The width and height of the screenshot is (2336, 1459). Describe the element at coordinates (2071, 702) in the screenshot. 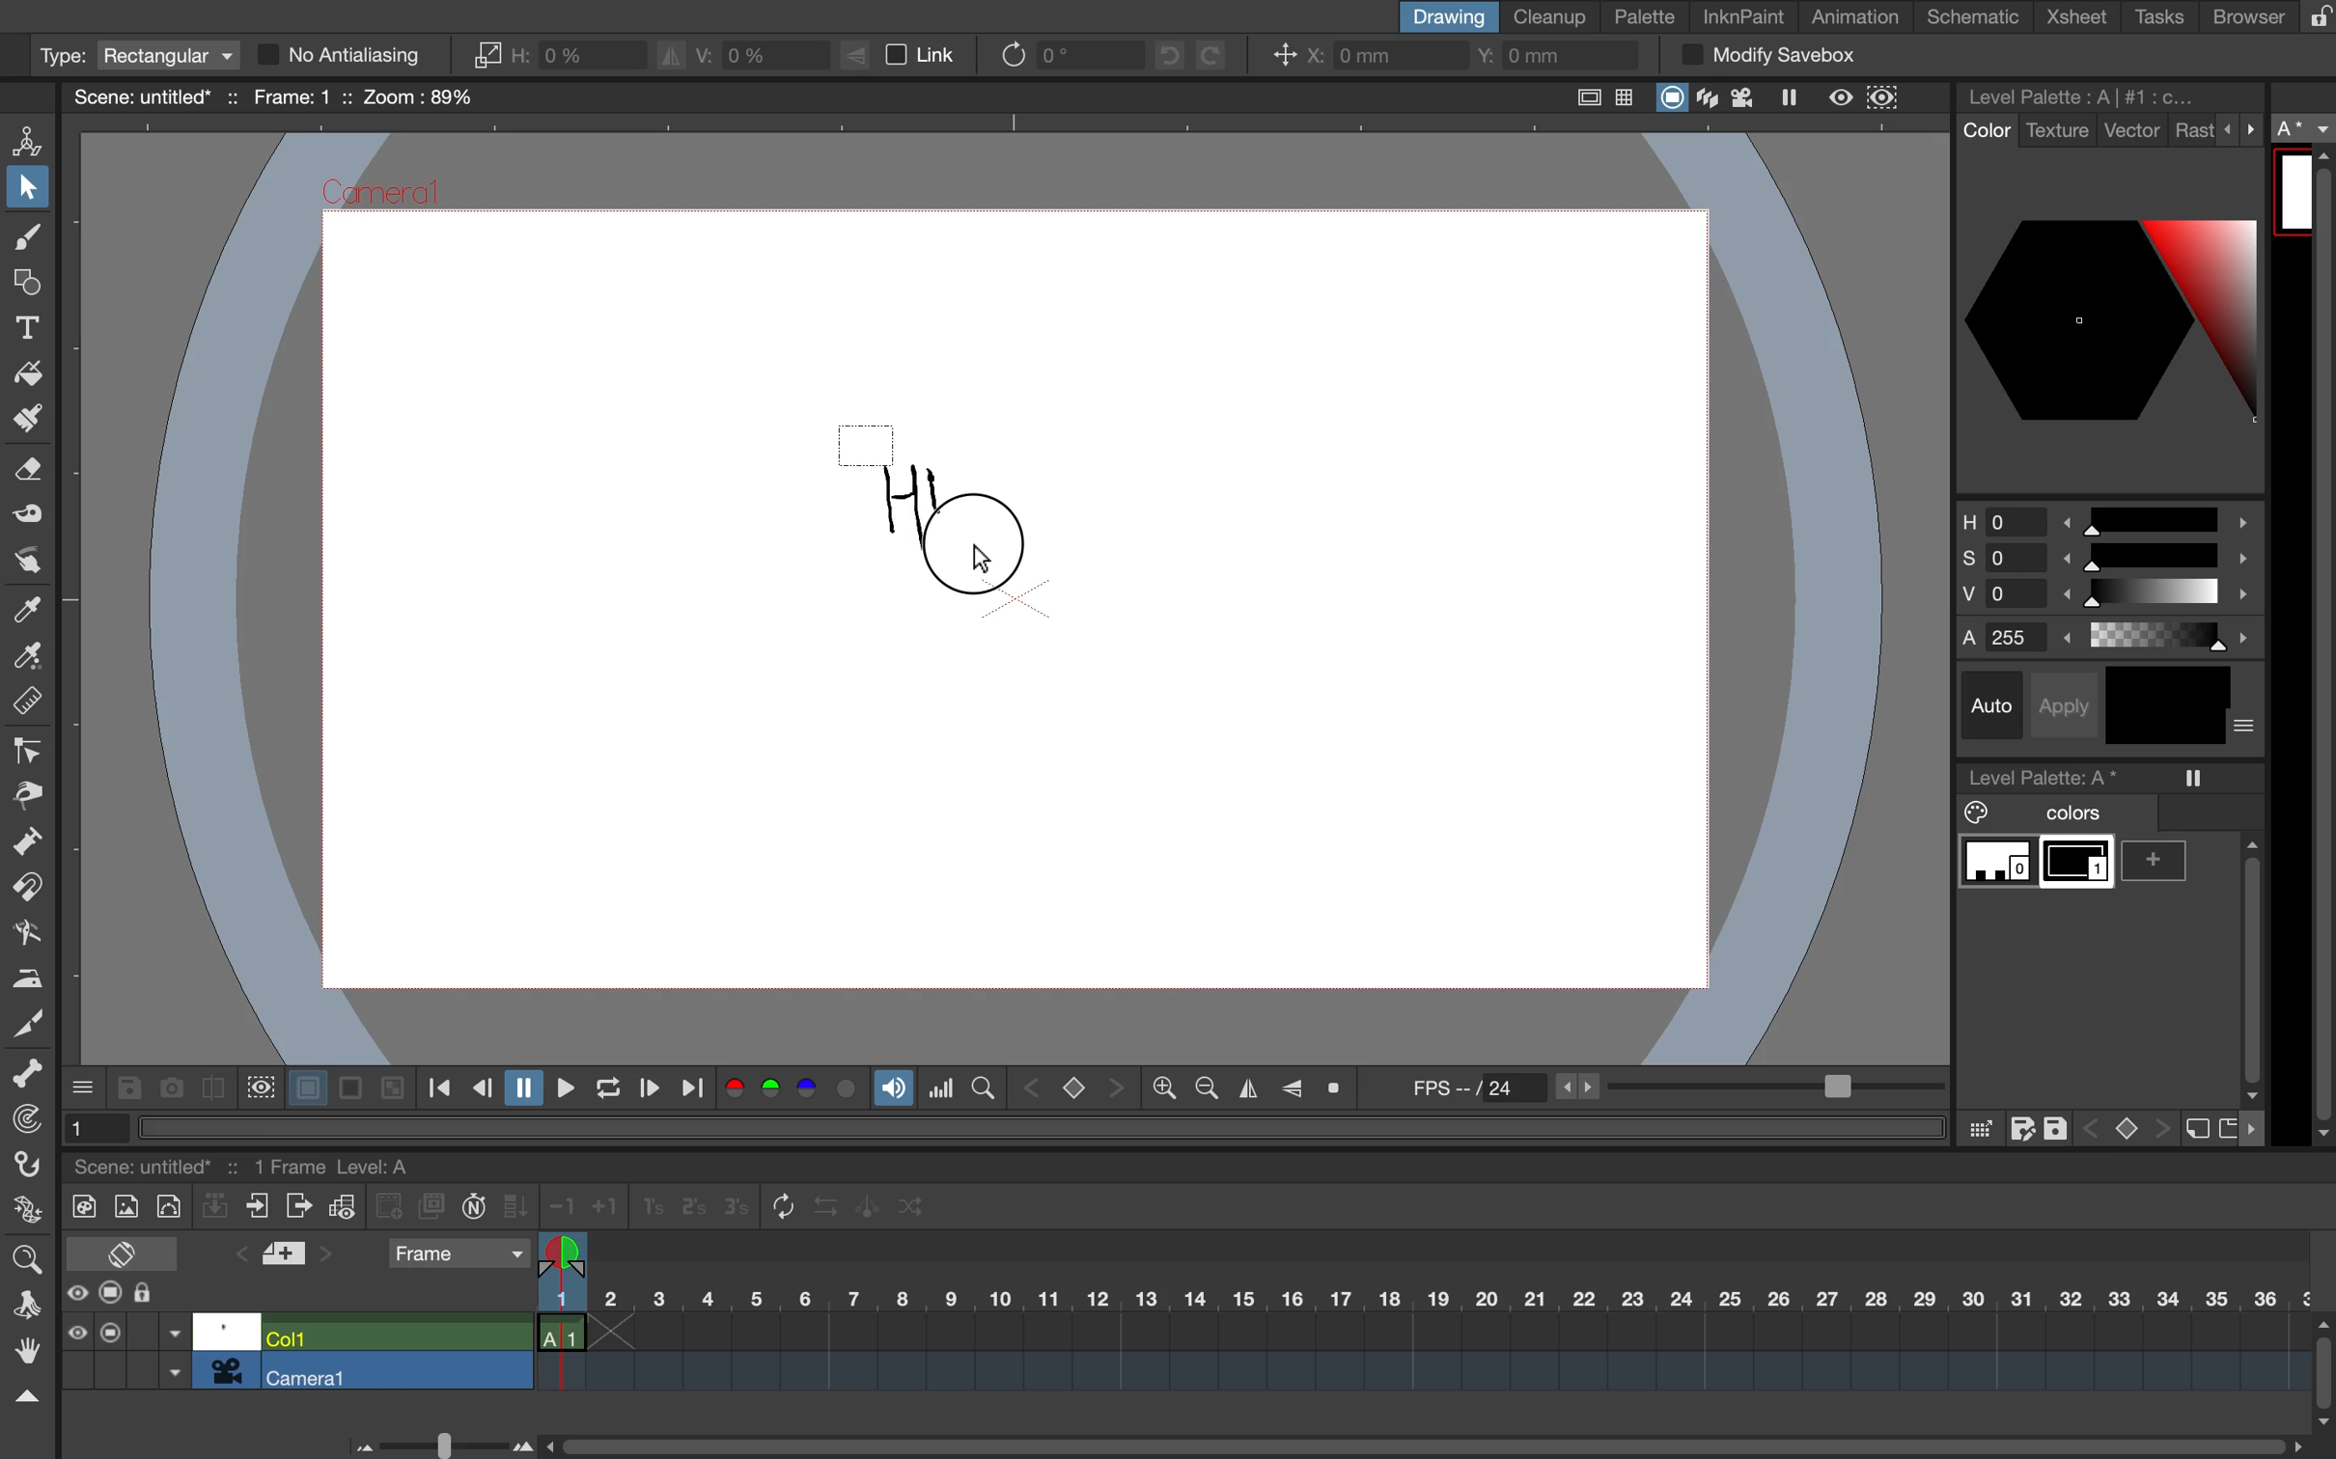

I see `apply` at that location.